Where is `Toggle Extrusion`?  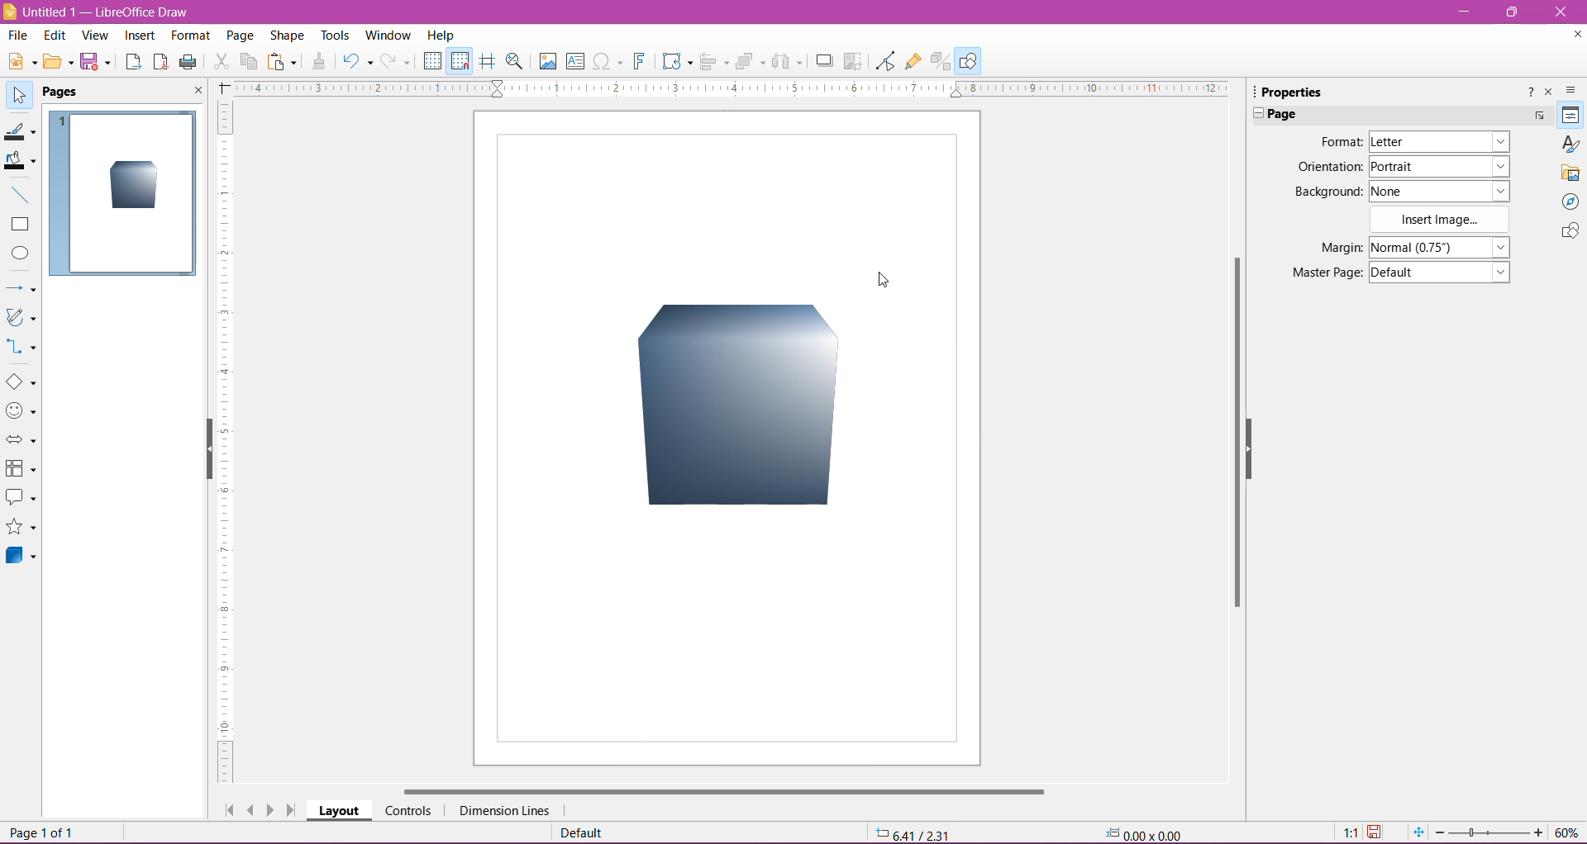
Toggle Extrusion is located at coordinates (941, 61).